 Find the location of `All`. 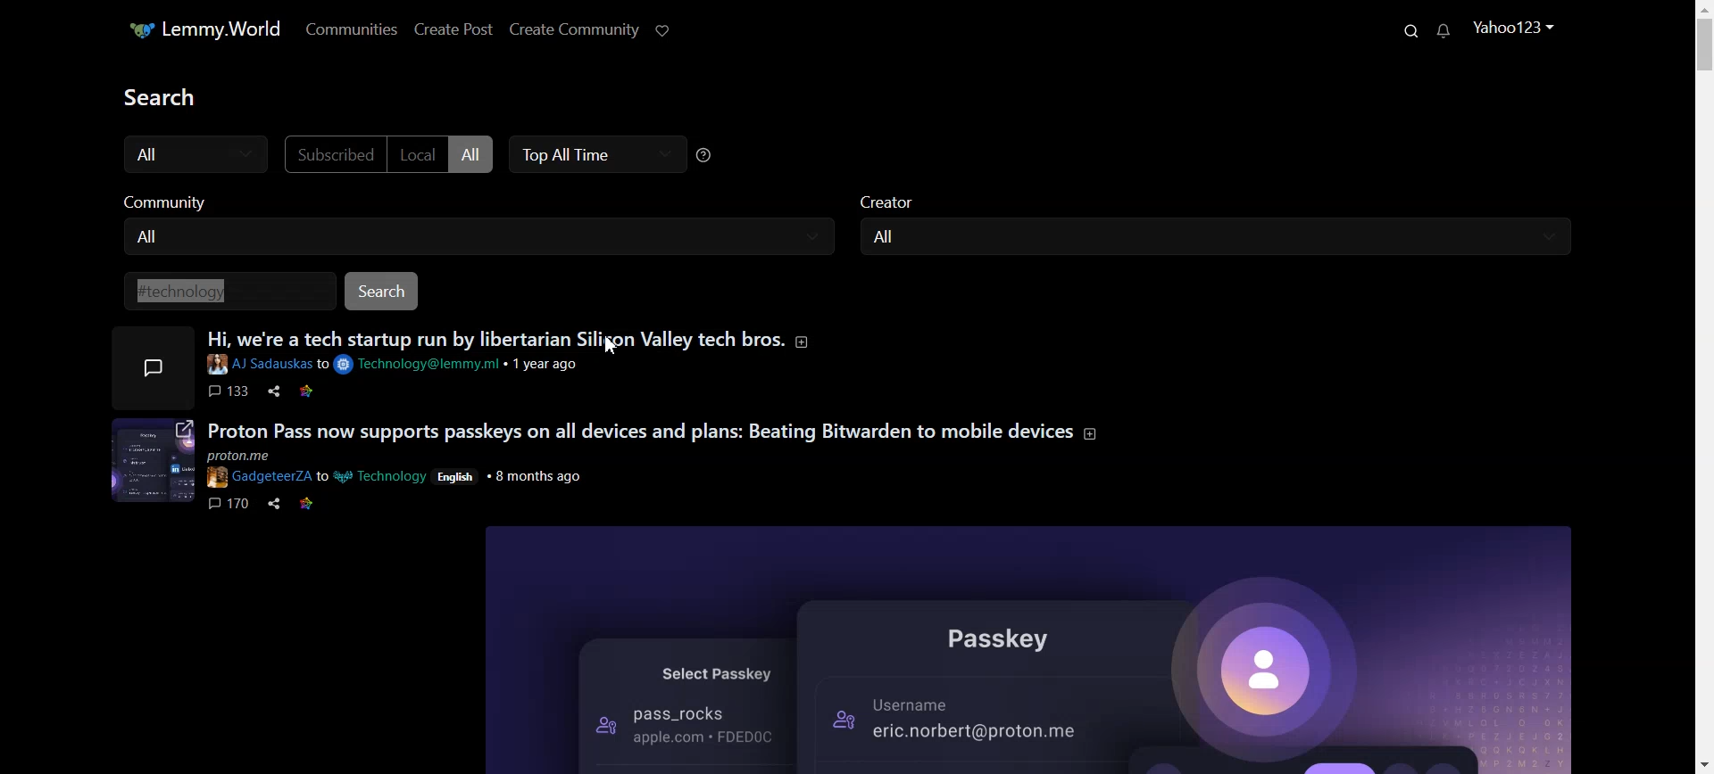

All is located at coordinates (474, 153).